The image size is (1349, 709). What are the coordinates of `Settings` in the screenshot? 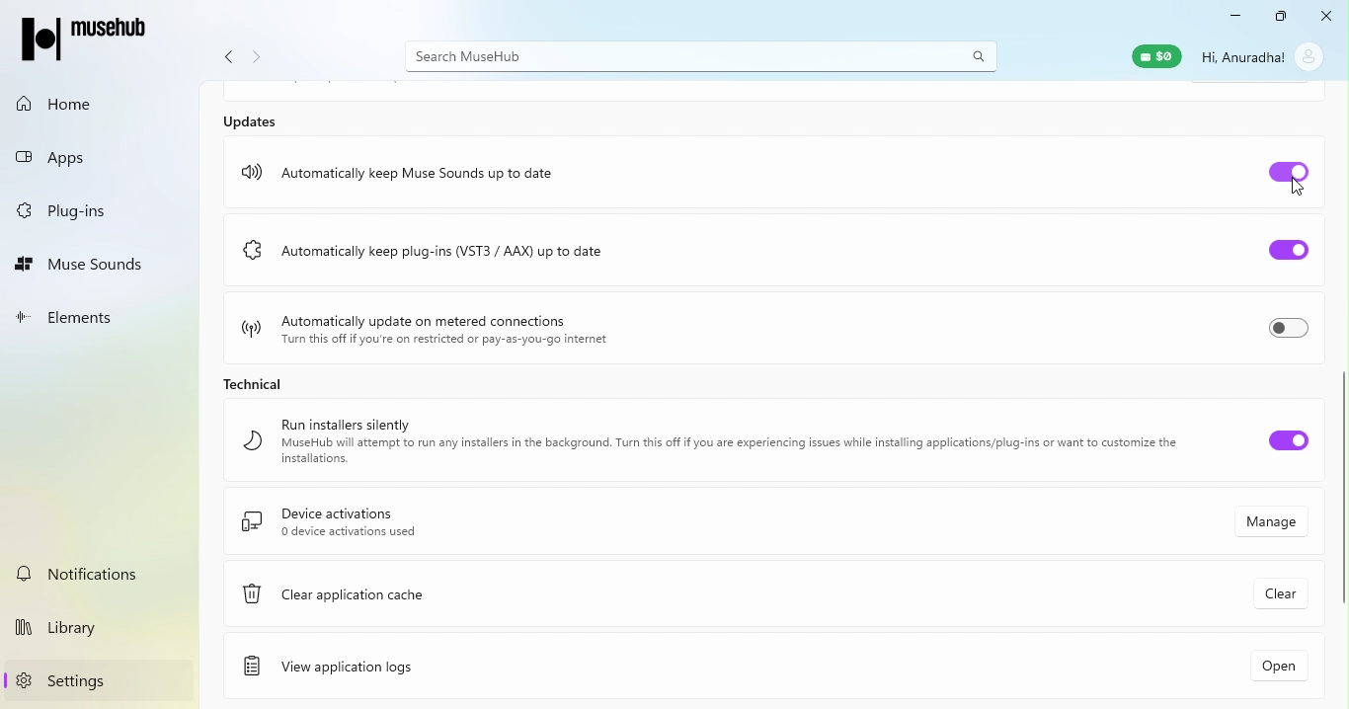 It's located at (105, 680).